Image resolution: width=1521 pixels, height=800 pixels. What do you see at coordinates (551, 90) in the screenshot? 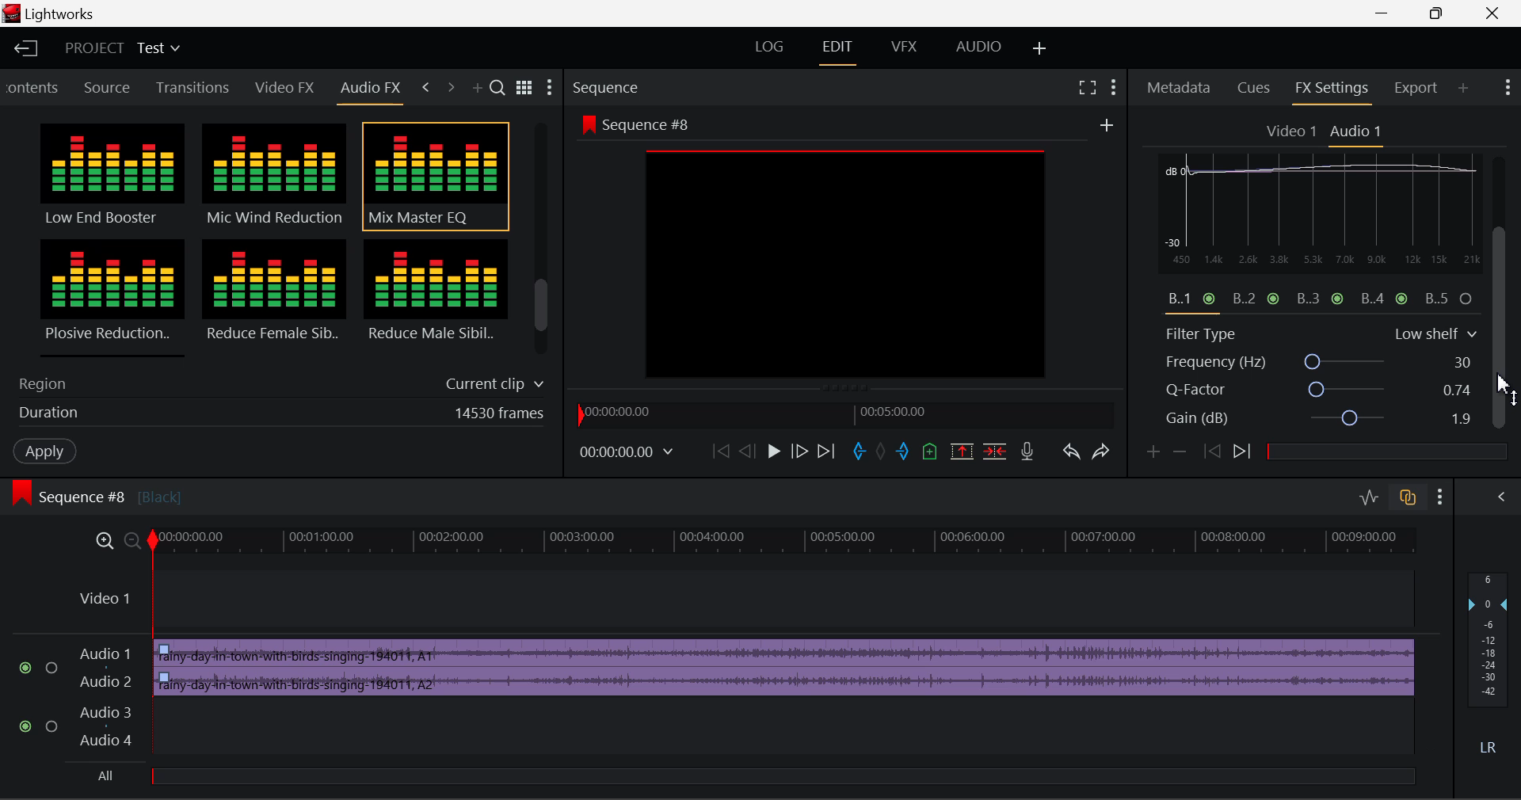
I see `Settings` at bounding box center [551, 90].